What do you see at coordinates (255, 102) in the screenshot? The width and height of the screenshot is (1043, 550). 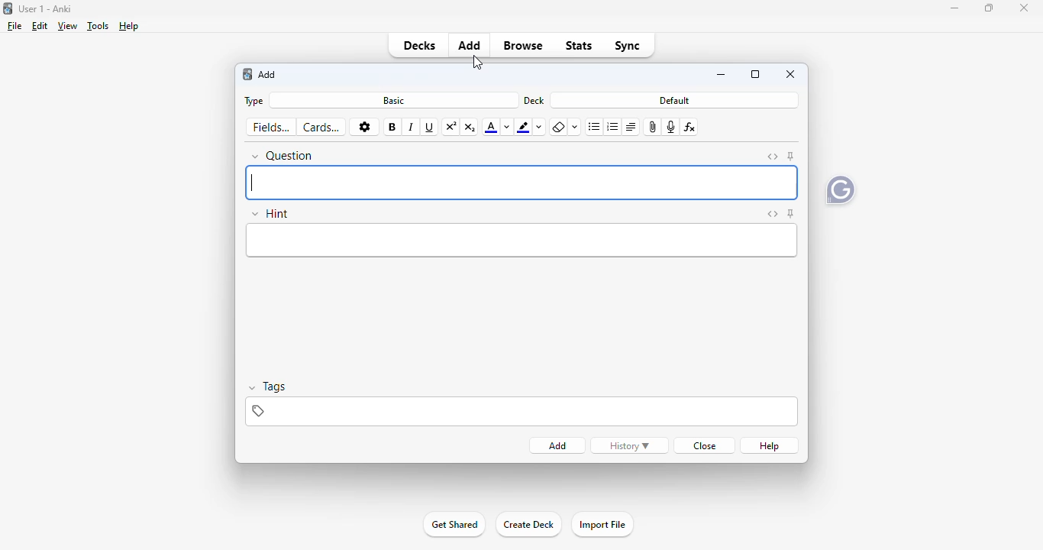 I see `type` at bounding box center [255, 102].